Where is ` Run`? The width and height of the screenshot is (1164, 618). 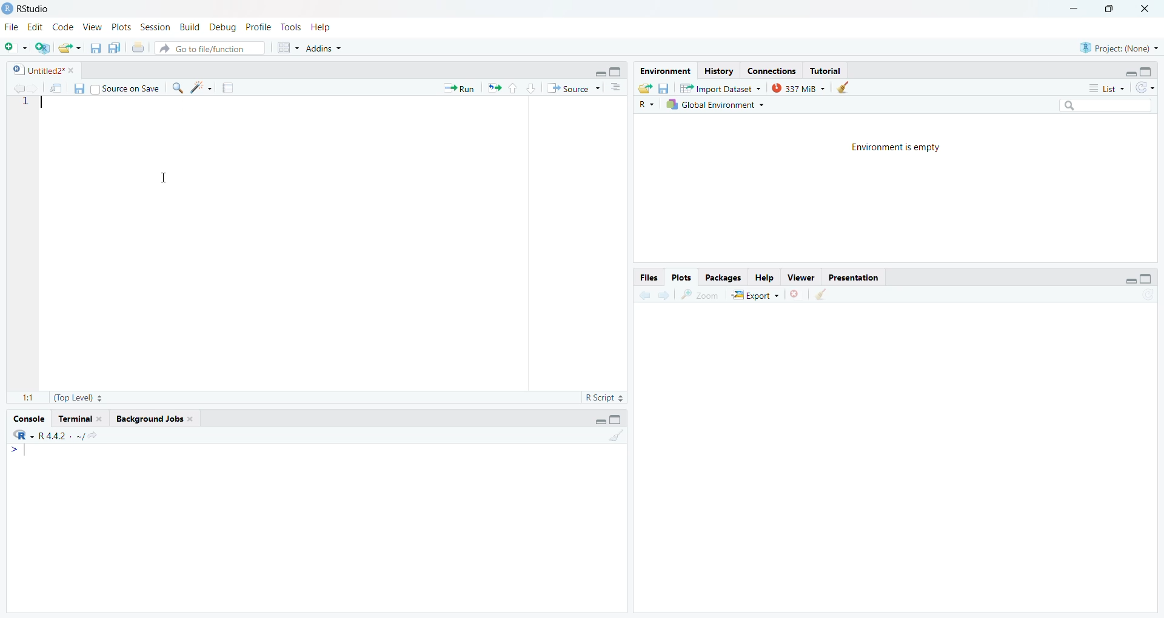  Run is located at coordinates (456, 88).